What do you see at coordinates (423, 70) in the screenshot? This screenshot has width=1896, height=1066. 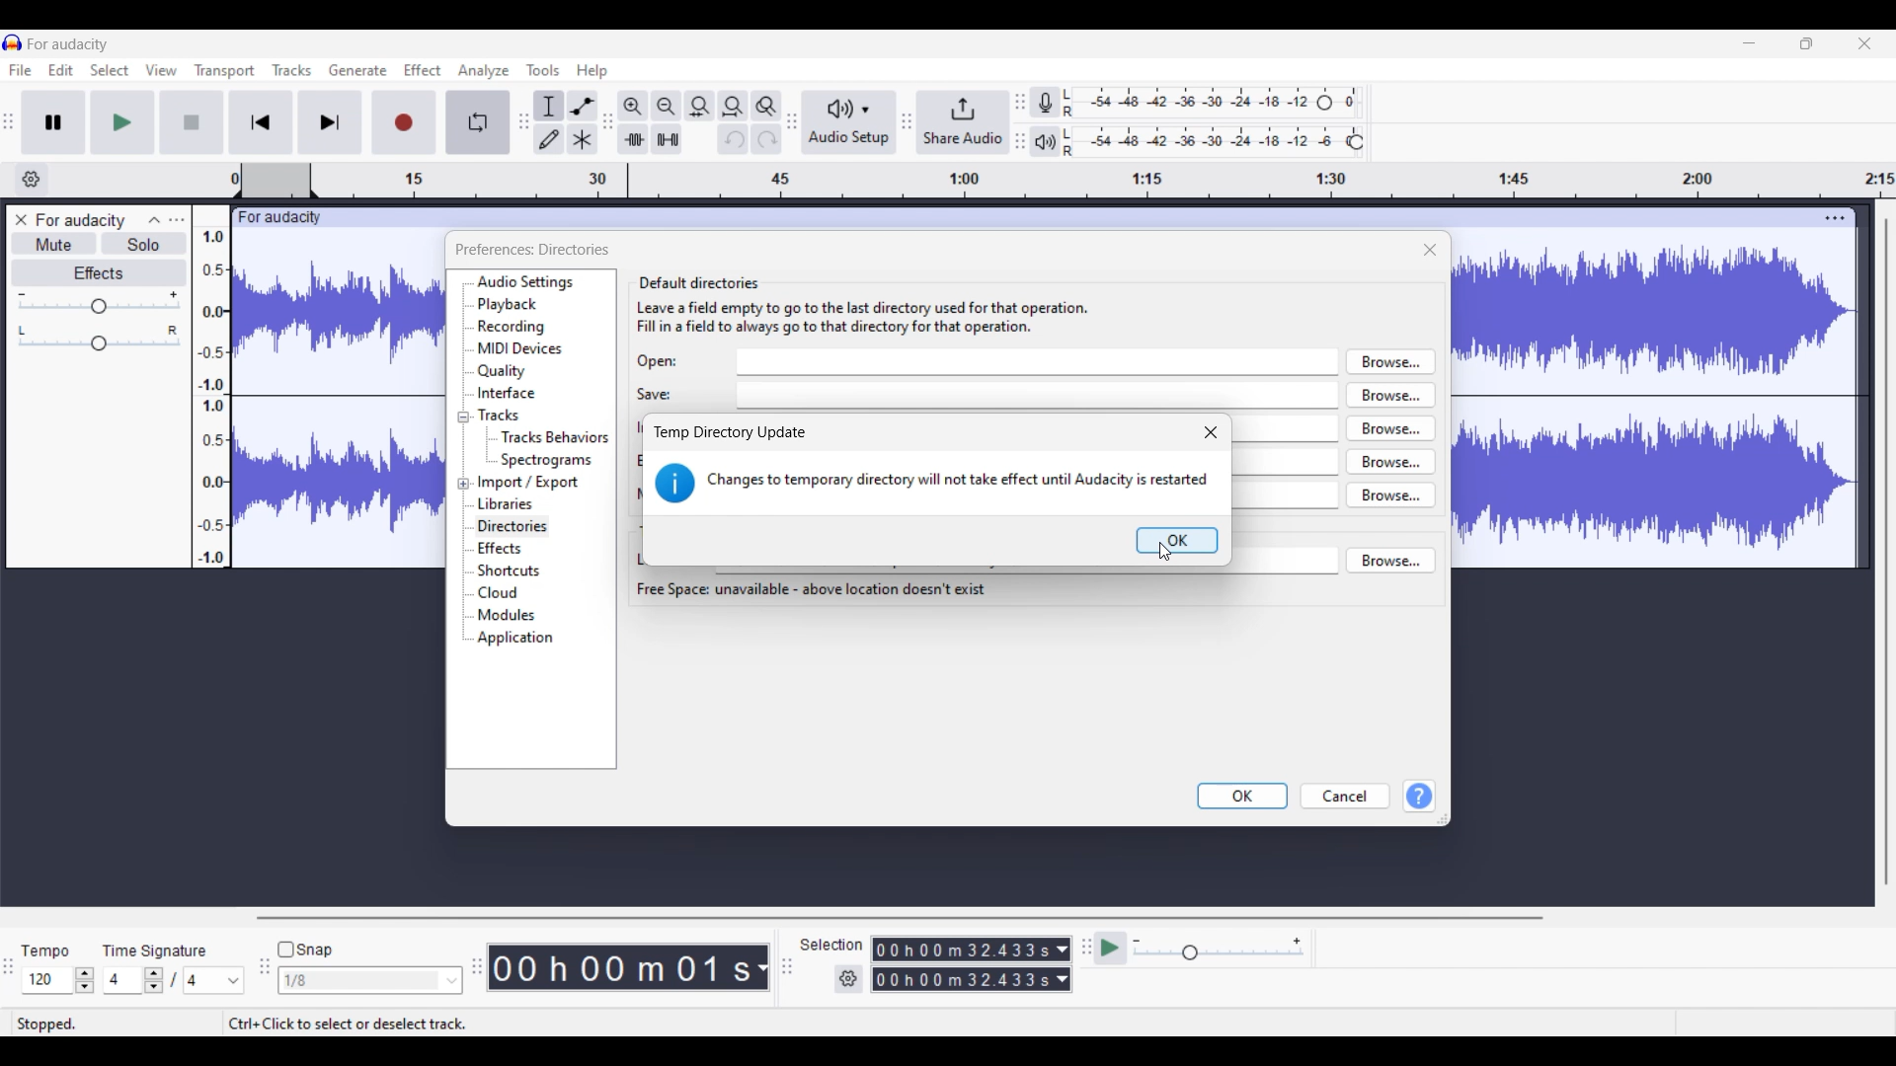 I see `Effect menu` at bounding box center [423, 70].